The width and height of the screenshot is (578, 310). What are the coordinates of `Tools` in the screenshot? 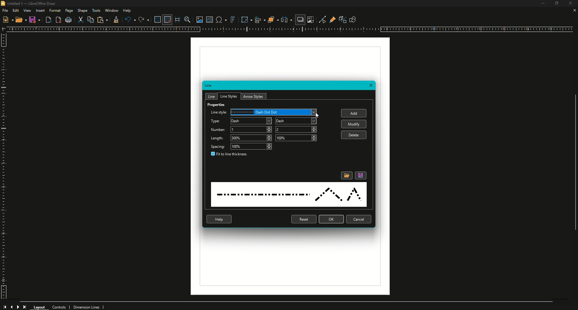 It's located at (96, 11).